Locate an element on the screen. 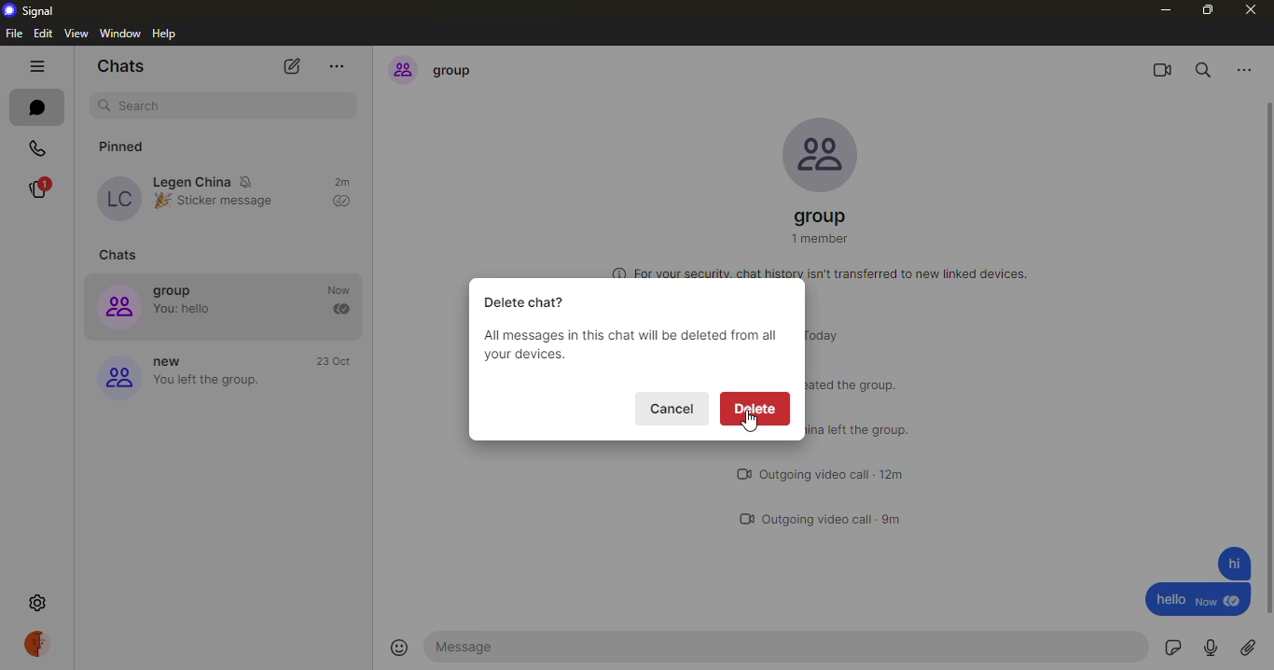 This screenshot has height=670, width=1274. sent is located at coordinates (342, 202).